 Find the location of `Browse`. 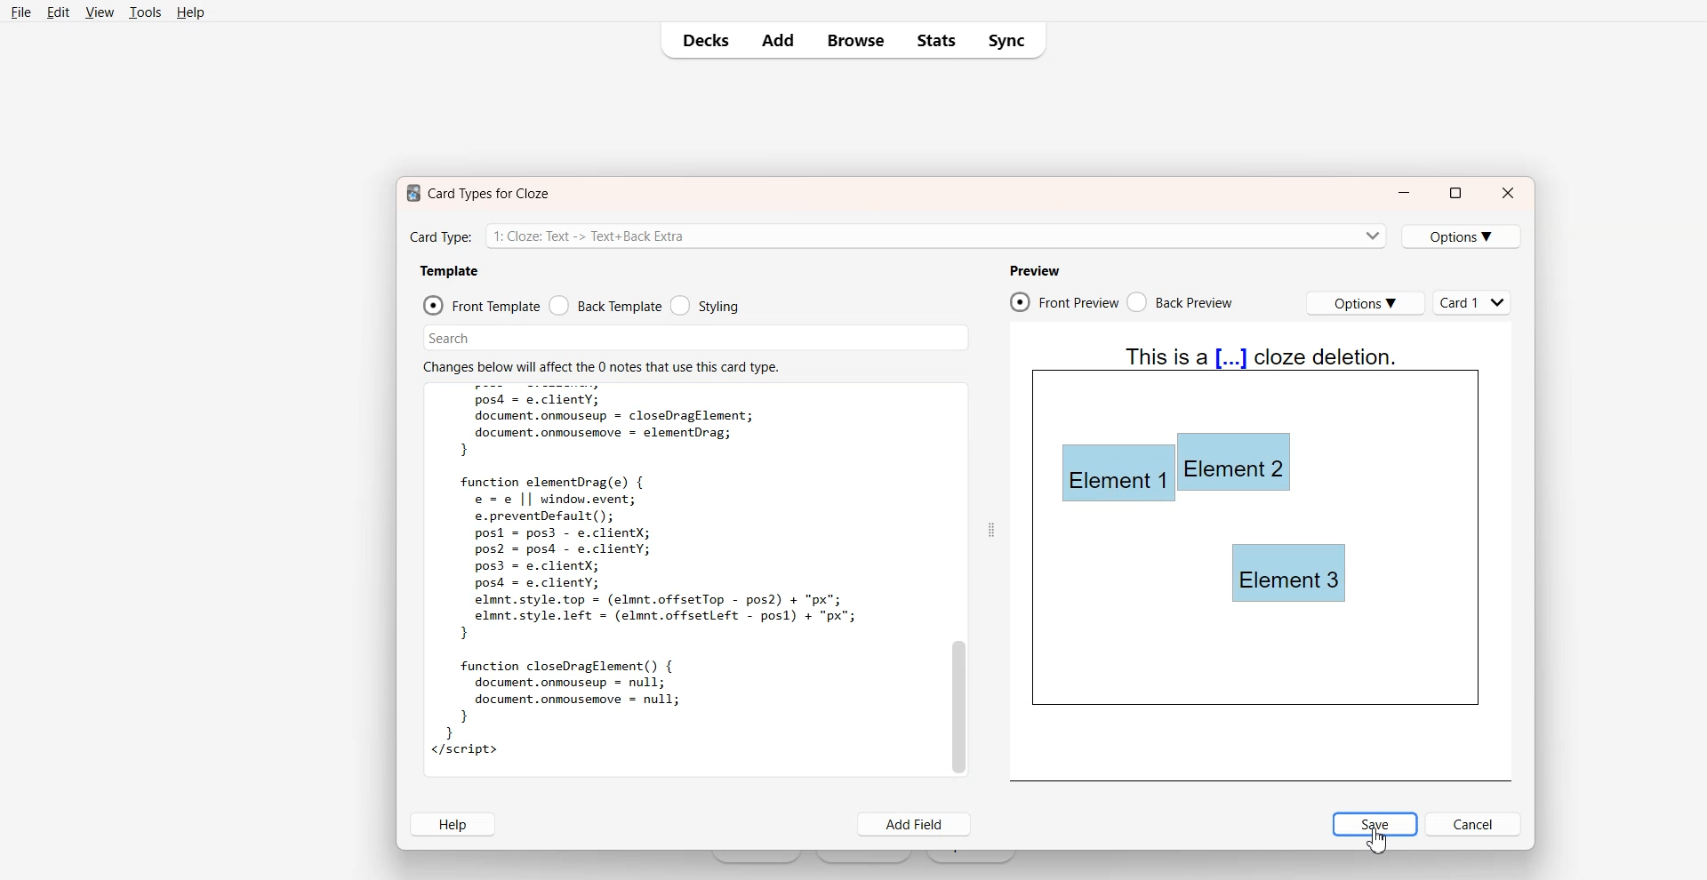

Browse is located at coordinates (854, 41).